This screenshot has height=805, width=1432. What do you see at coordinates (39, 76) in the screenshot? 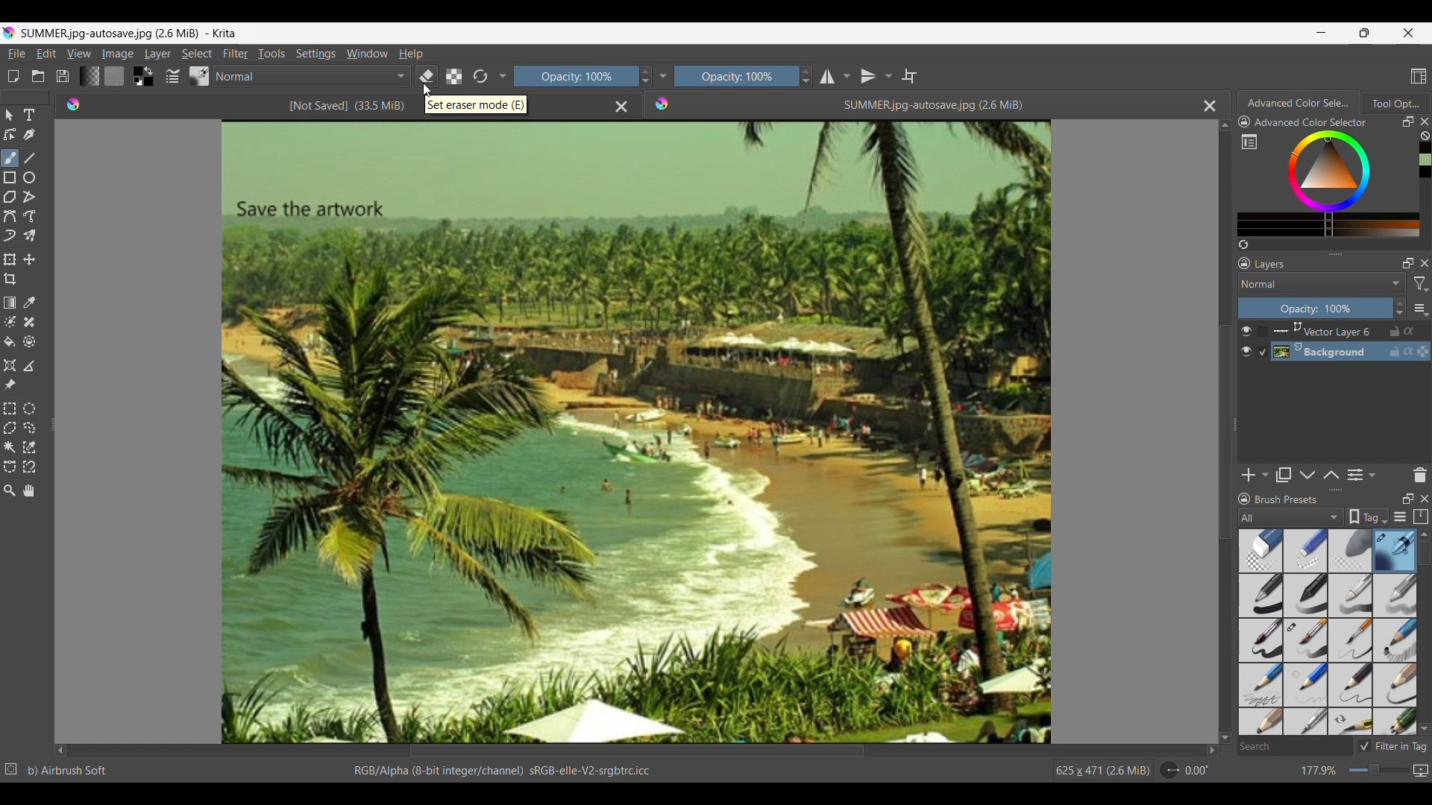
I see `Open an existing document` at bounding box center [39, 76].